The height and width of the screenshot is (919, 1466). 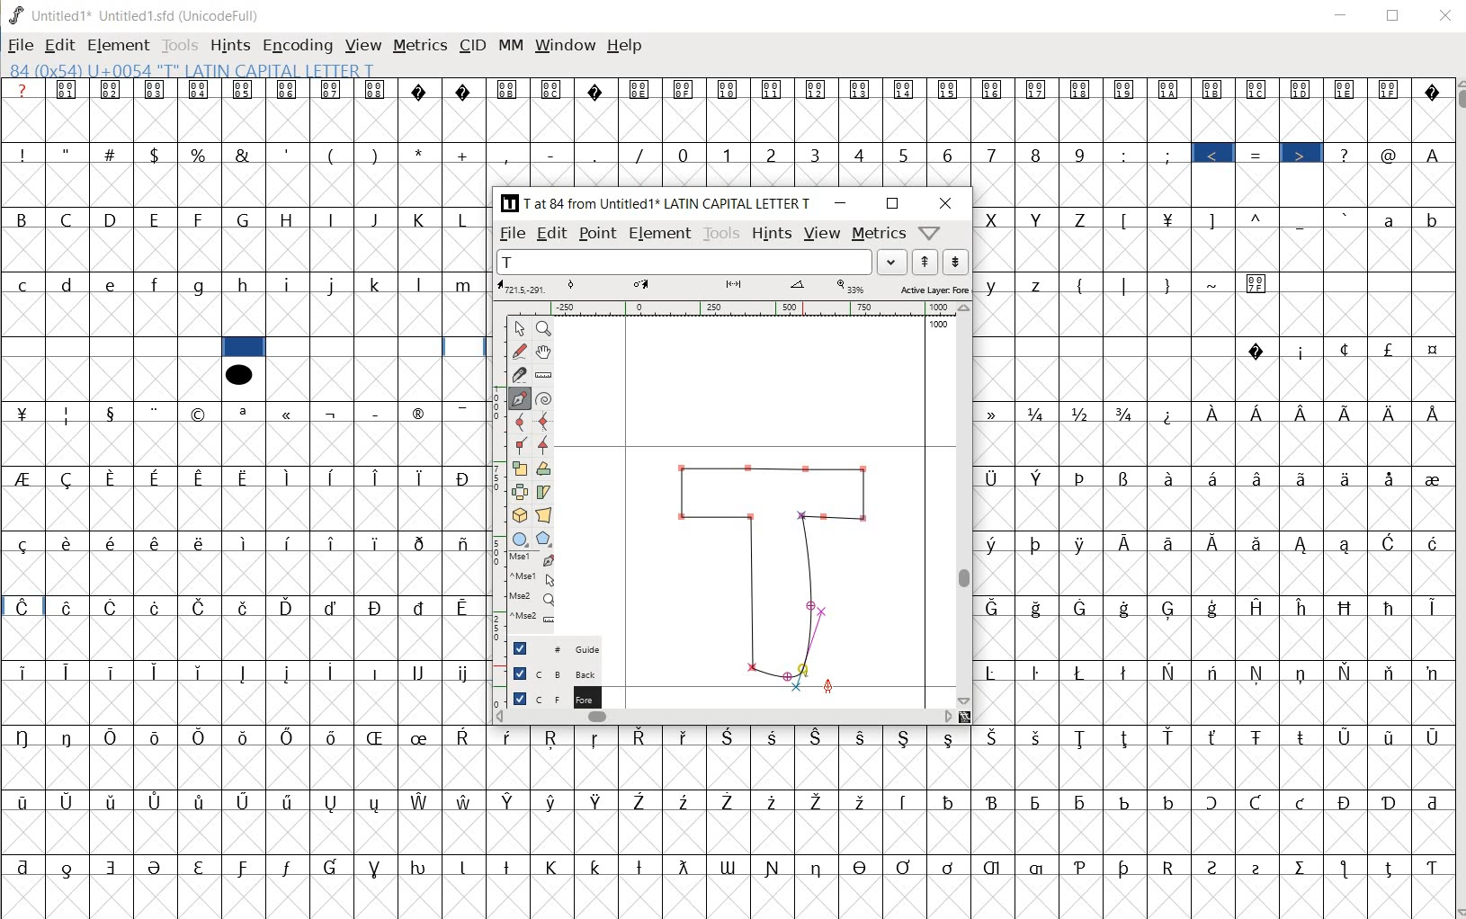 What do you see at coordinates (510, 865) in the screenshot?
I see `Symbol` at bounding box center [510, 865].